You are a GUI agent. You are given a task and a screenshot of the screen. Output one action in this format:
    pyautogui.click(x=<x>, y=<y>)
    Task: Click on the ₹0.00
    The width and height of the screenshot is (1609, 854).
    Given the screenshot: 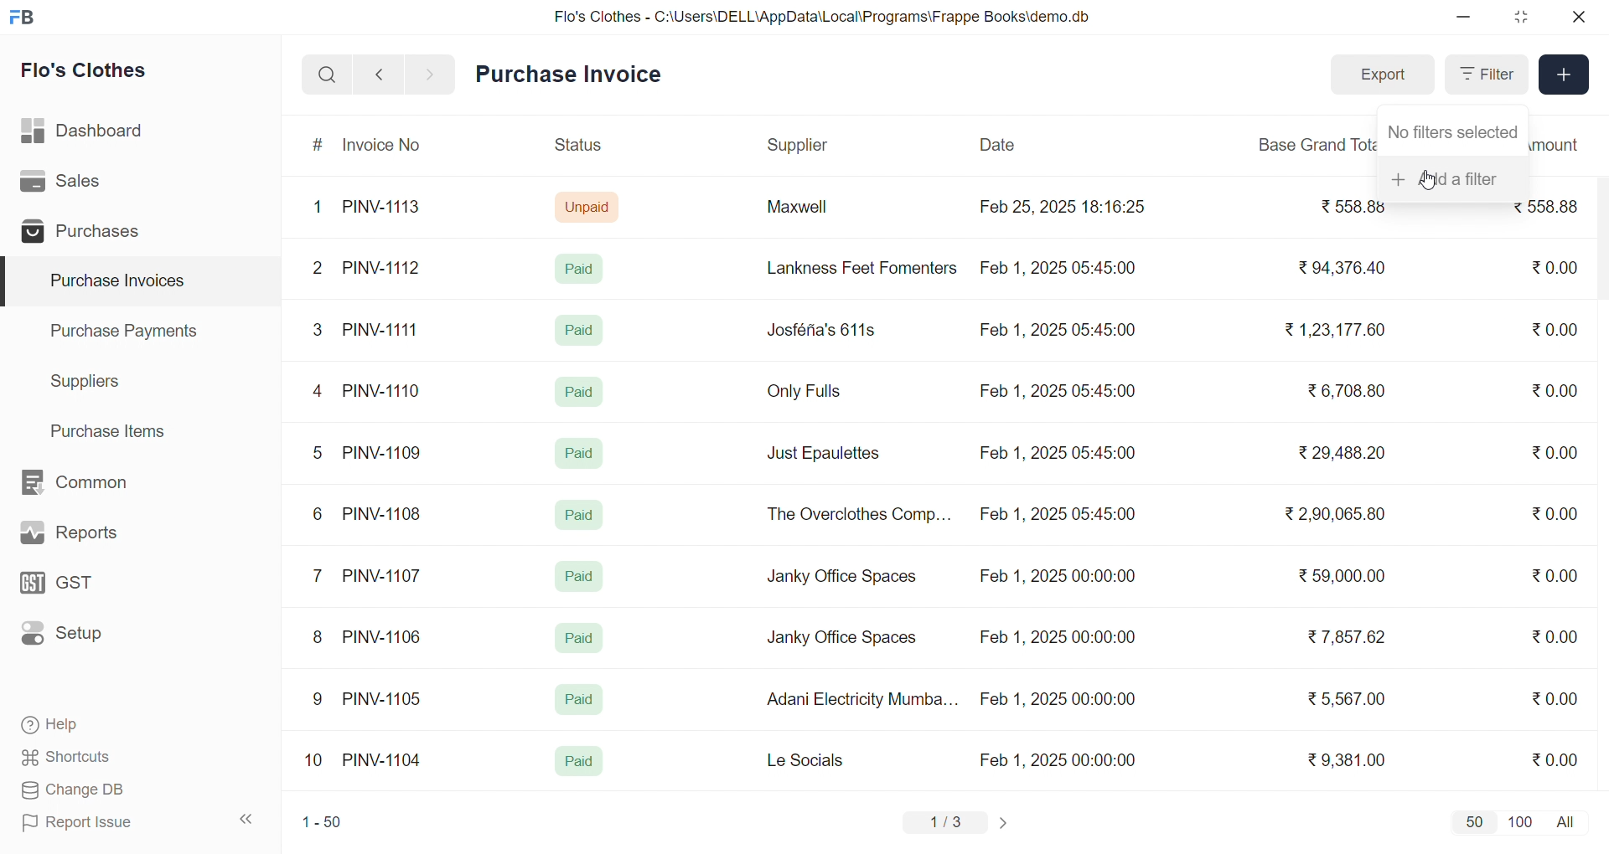 What is the action you would take?
    pyautogui.click(x=1545, y=453)
    